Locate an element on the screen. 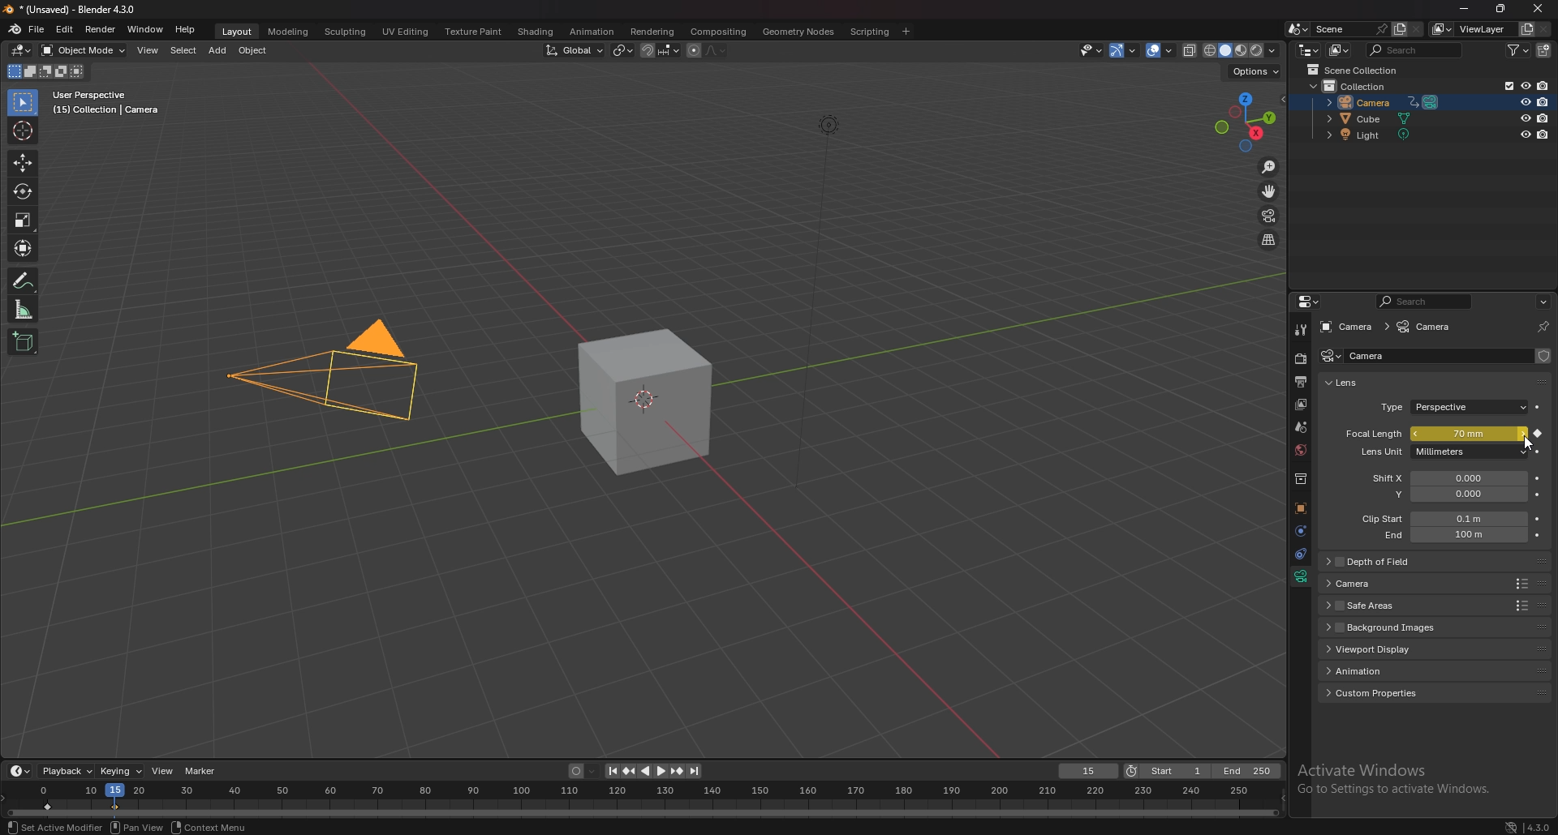  animate property is located at coordinates (1538, 435).